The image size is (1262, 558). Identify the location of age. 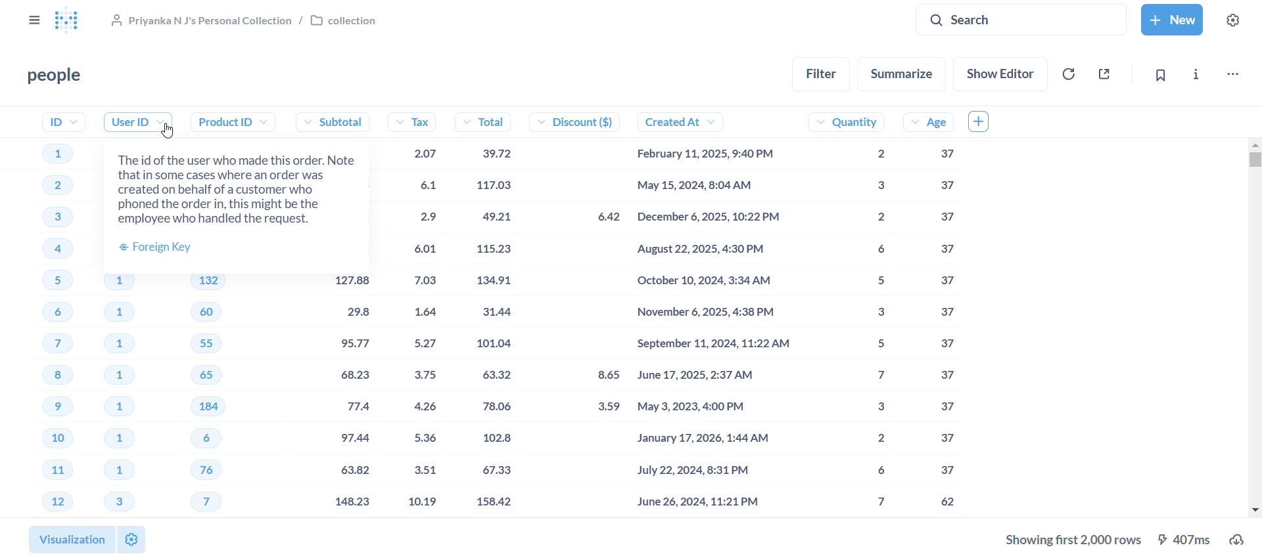
(936, 312).